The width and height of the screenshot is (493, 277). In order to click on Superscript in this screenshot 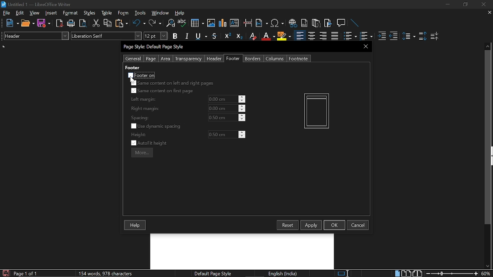, I will do `click(226, 36)`.